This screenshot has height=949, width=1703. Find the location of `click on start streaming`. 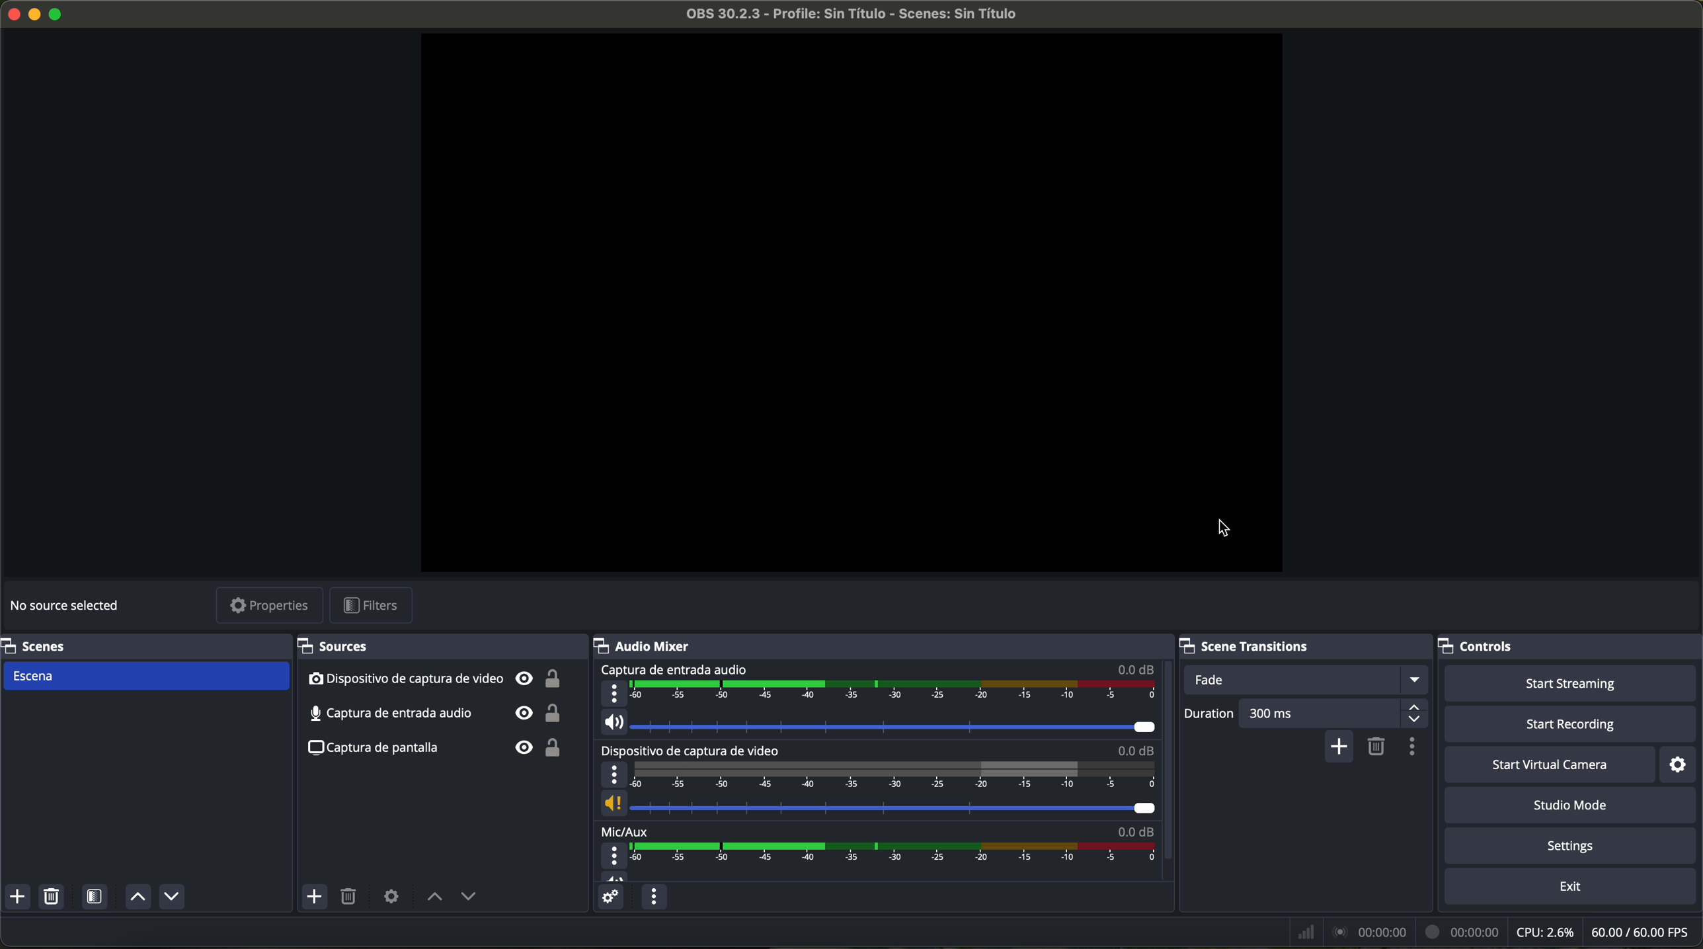

click on start streaming is located at coordinates (1571, 684).